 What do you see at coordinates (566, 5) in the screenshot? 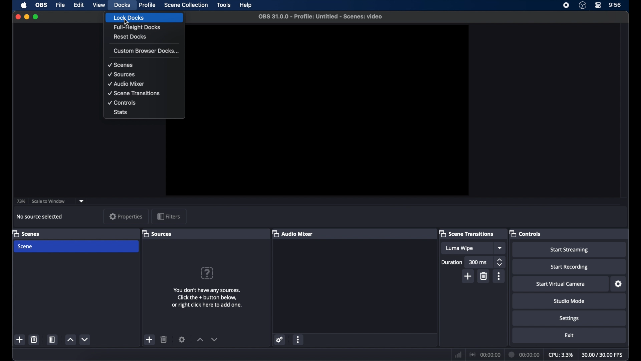
I see `screen recorder icon` at bounding box center [566, 5].